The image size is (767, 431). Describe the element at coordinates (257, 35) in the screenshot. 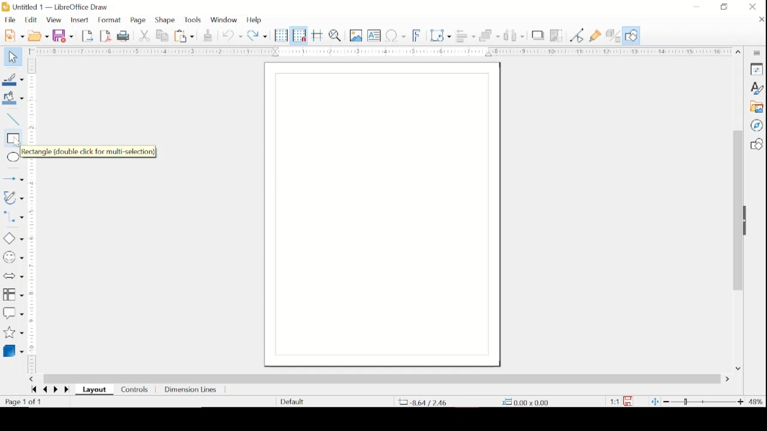

I see `redo` at that location.